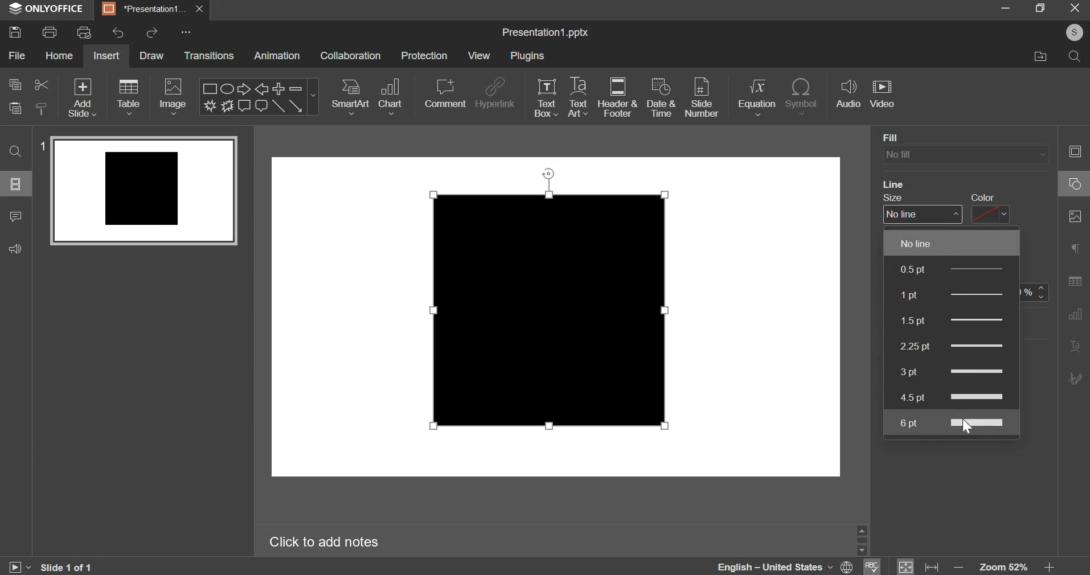  I want to click on insert, so click(106, 56).